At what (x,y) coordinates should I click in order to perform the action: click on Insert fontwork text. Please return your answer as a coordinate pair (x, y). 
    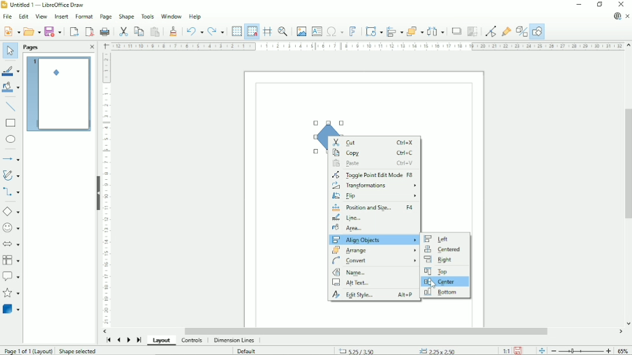
    Looking at the image, I should click on (354, 31).